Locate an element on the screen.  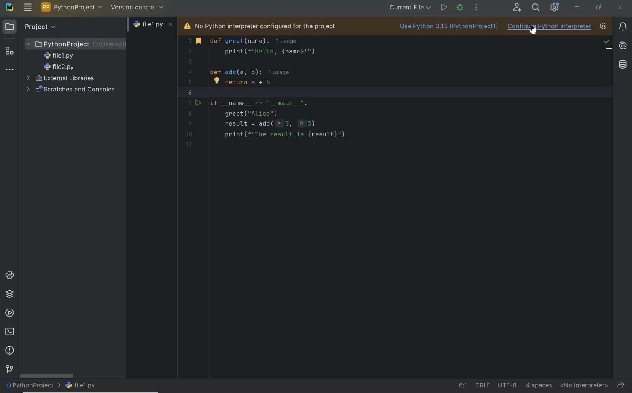
RESTORE DOWN is located at coordinates (598, 7).